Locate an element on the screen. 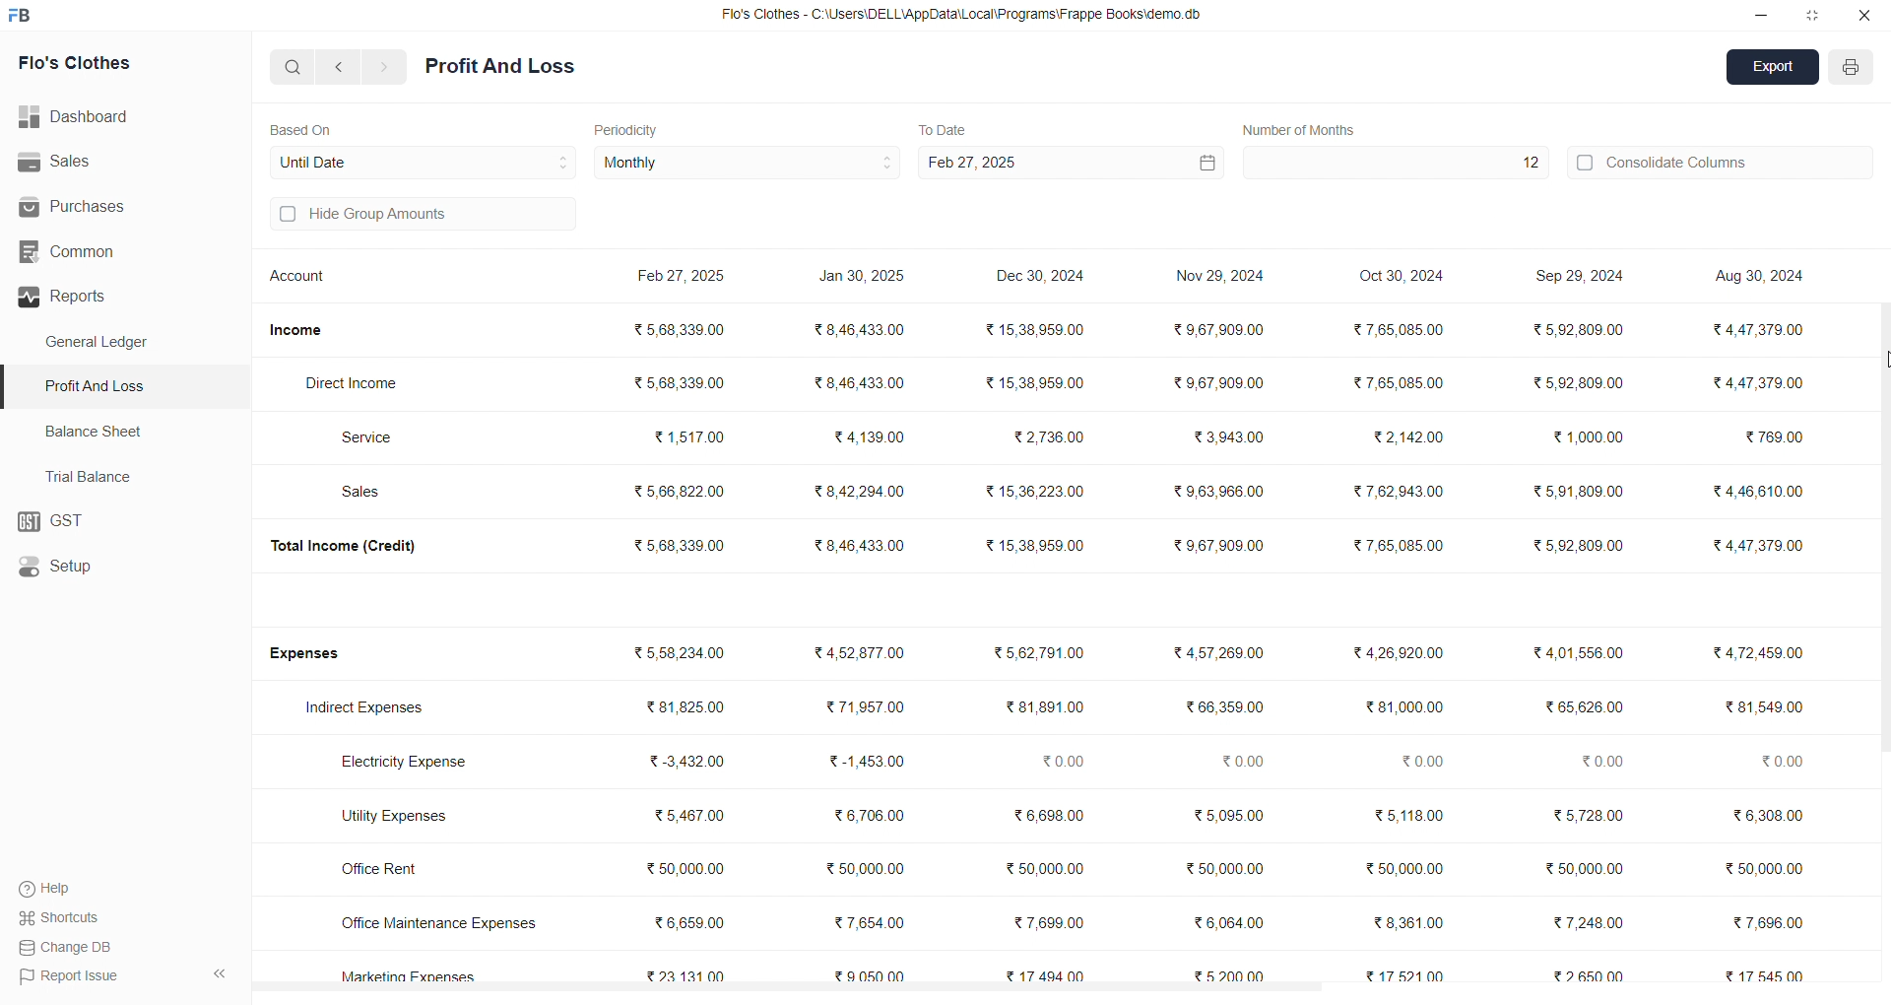  ₹ 50,000.00 is located at coordinates (1589, 867).